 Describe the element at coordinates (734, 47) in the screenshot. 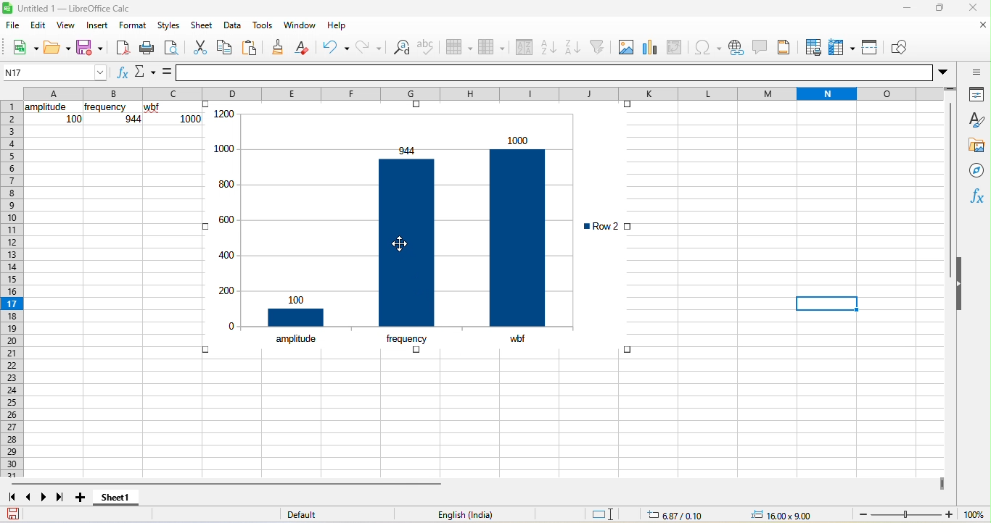

I see `hyperlink` at that location.